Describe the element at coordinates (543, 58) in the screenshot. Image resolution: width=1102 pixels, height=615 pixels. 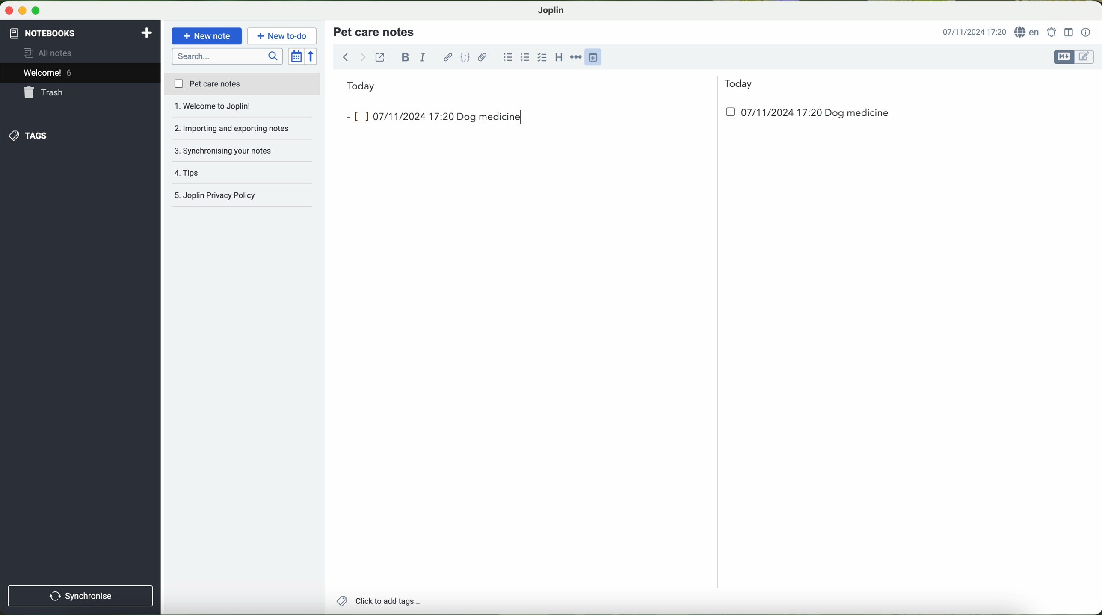
I see `cursor on checkbox option` at that location.